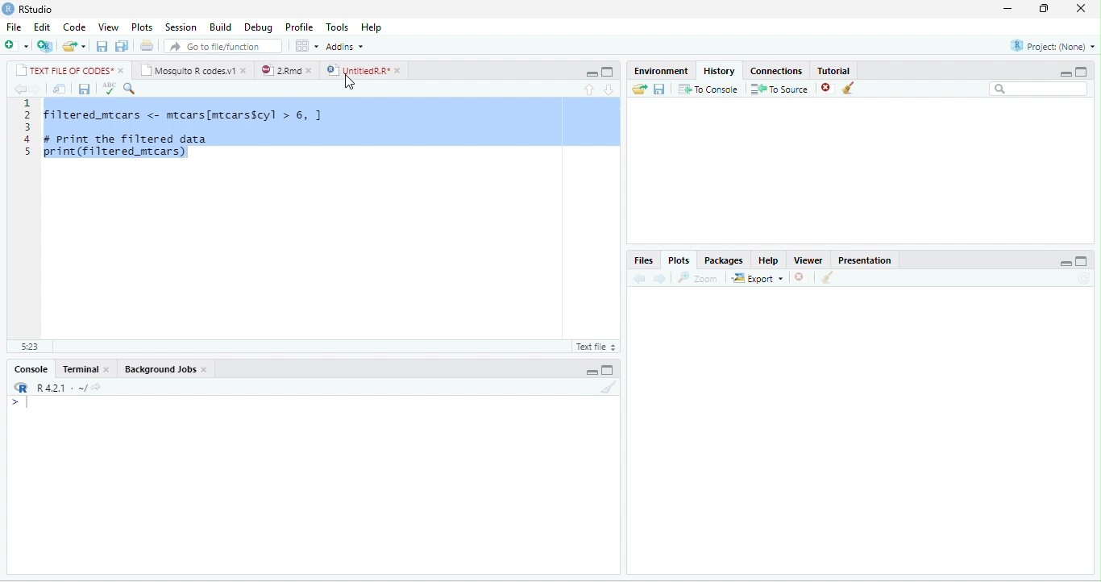 This screenshot has height=582, width=1101. Describe the element at coordinates (337, 27) in the screenshot. I see `Tools` at that location.